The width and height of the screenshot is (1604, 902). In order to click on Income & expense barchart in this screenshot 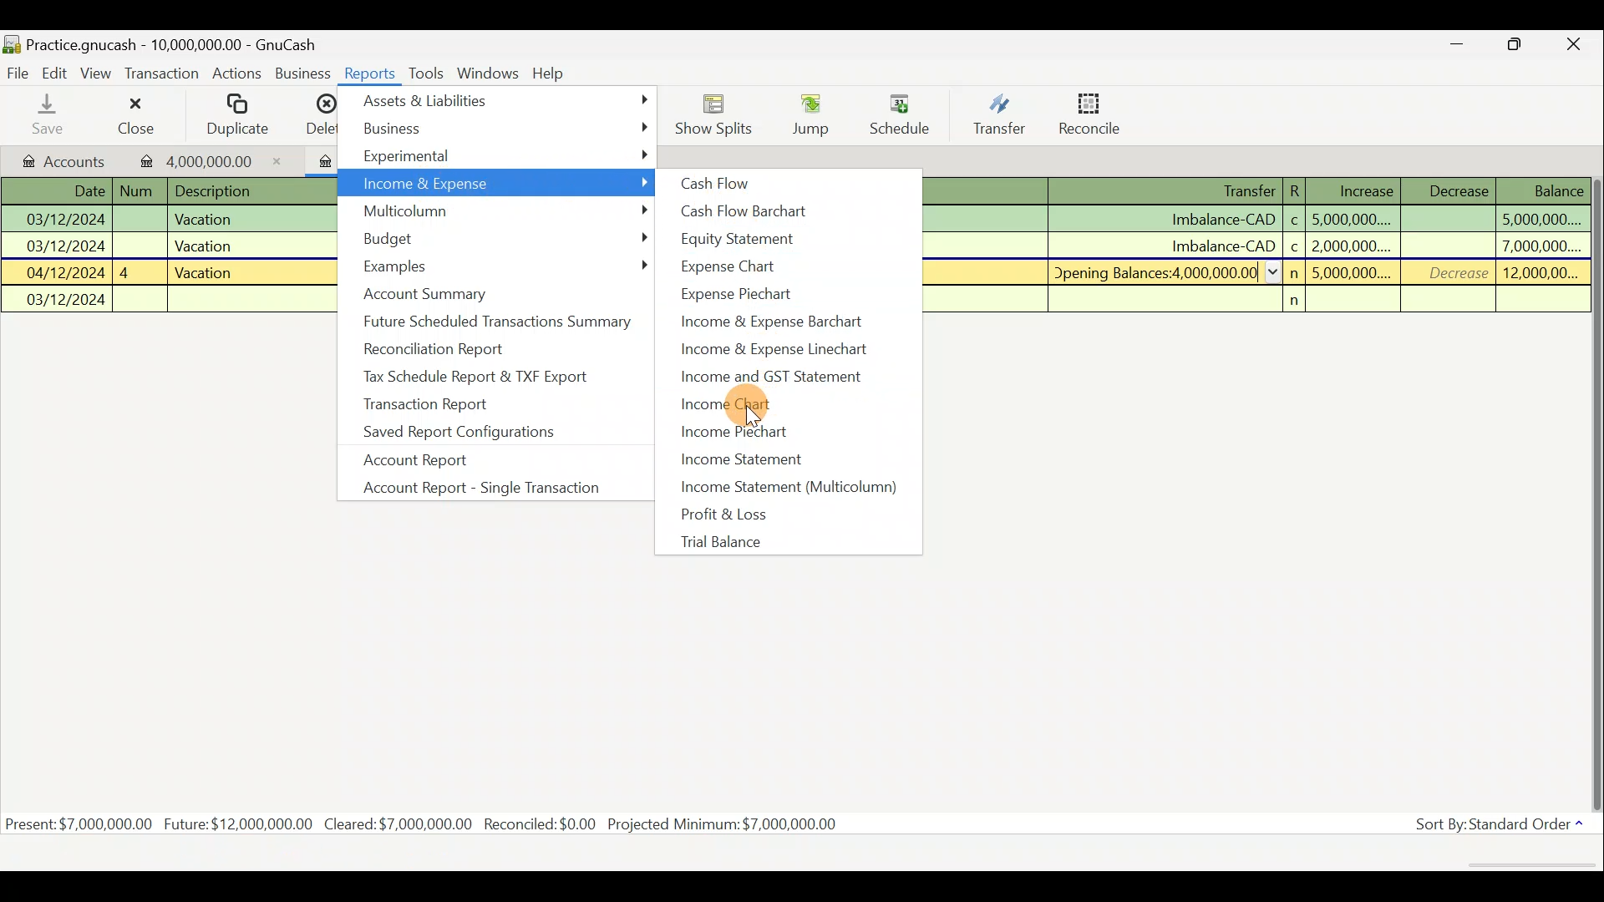, I will do `click(794, 321)`.